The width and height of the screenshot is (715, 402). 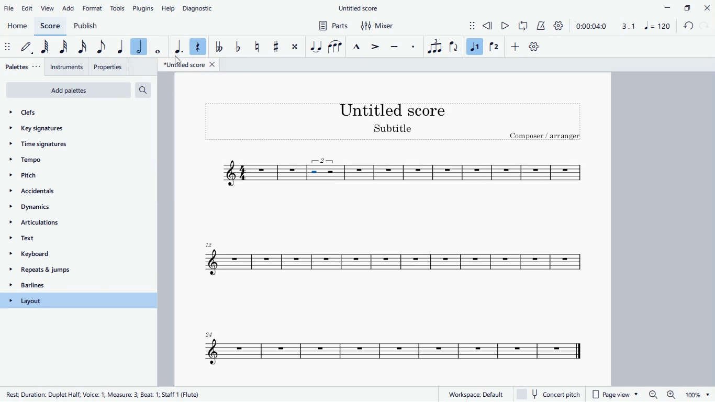 I want to click on parts, so click(x=331, y=27).